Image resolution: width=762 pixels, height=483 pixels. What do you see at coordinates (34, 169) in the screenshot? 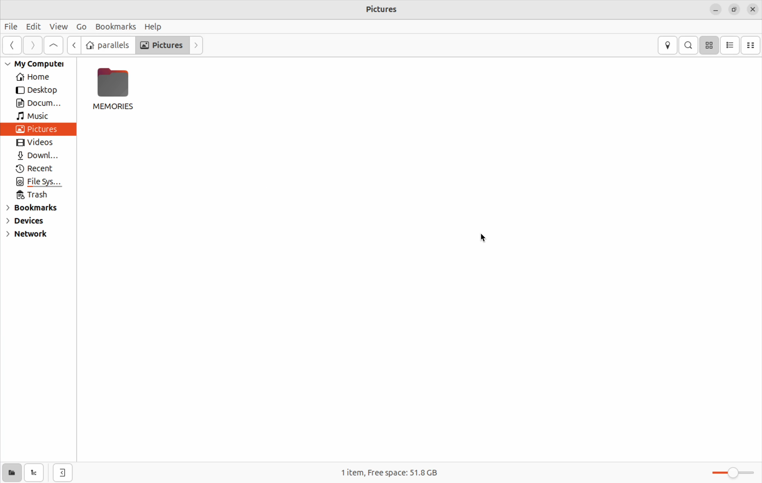
I see `Recent` at bounding box center [34, 169].